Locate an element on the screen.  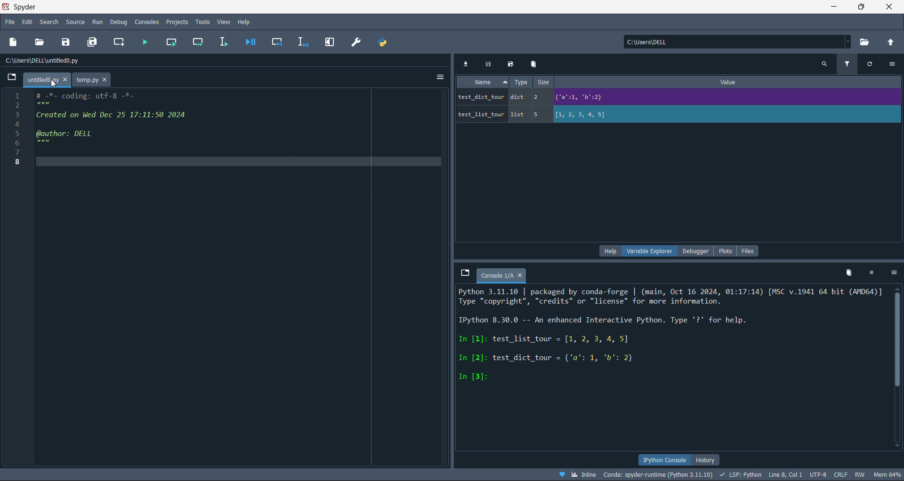
untitled0.py is located at coordinates (47, 79).